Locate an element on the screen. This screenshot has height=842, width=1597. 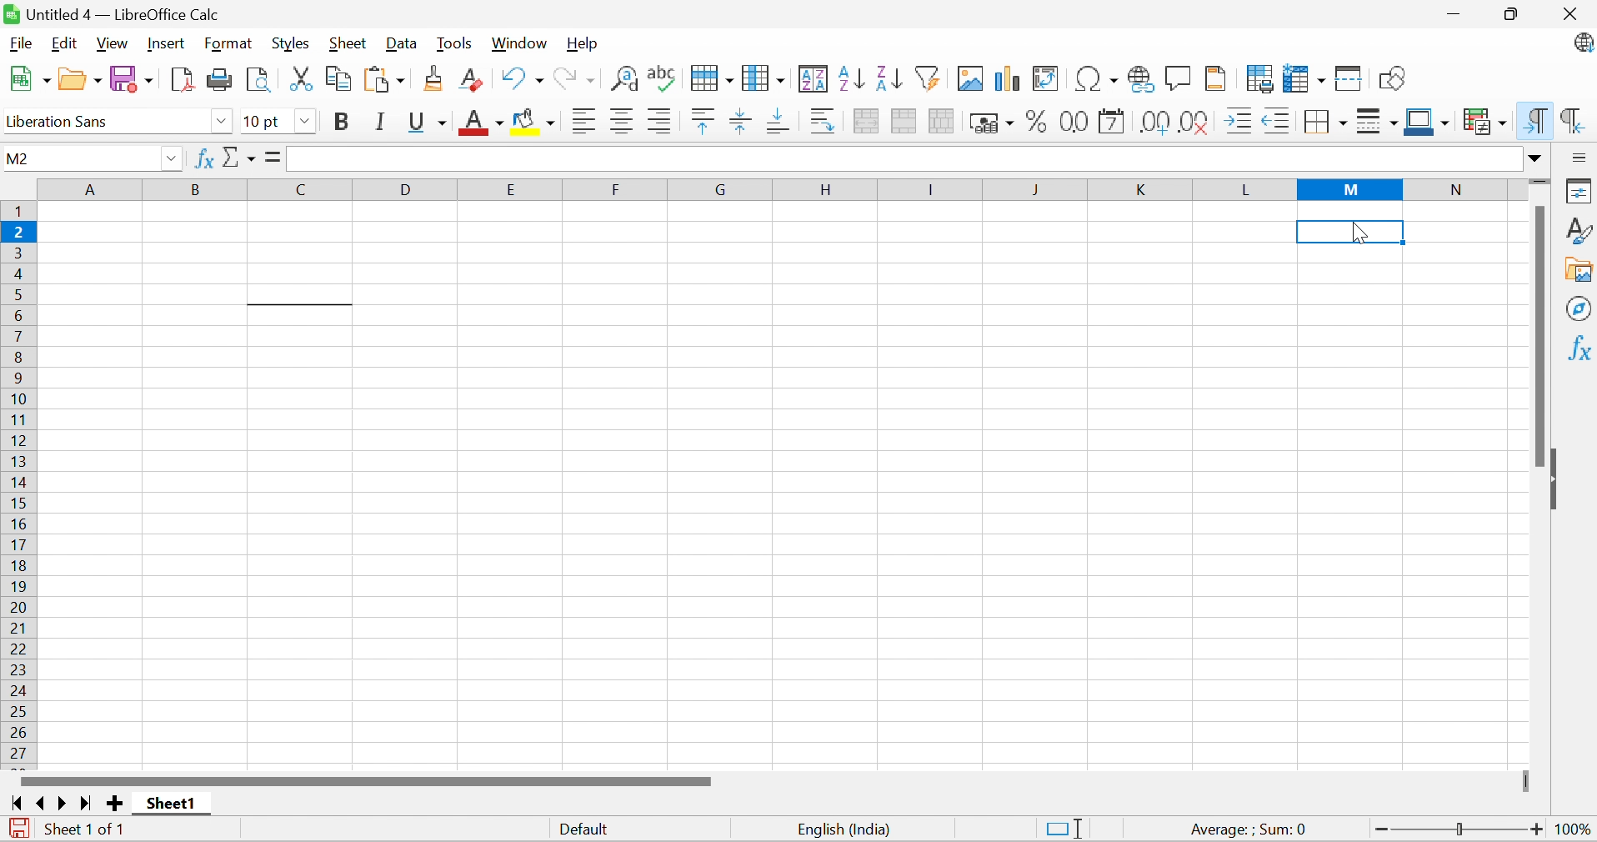
Gallery is located at coordinates (1580, 271).